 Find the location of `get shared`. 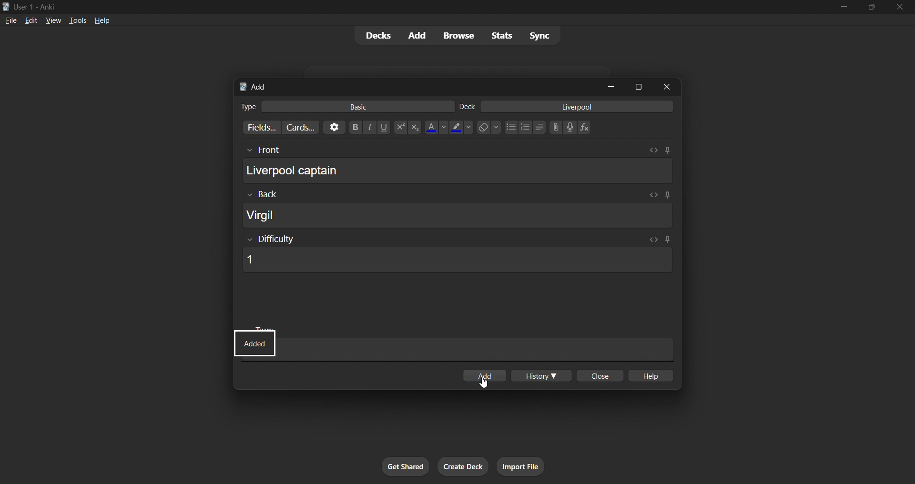

get shared is located at coordinates (406, 466).